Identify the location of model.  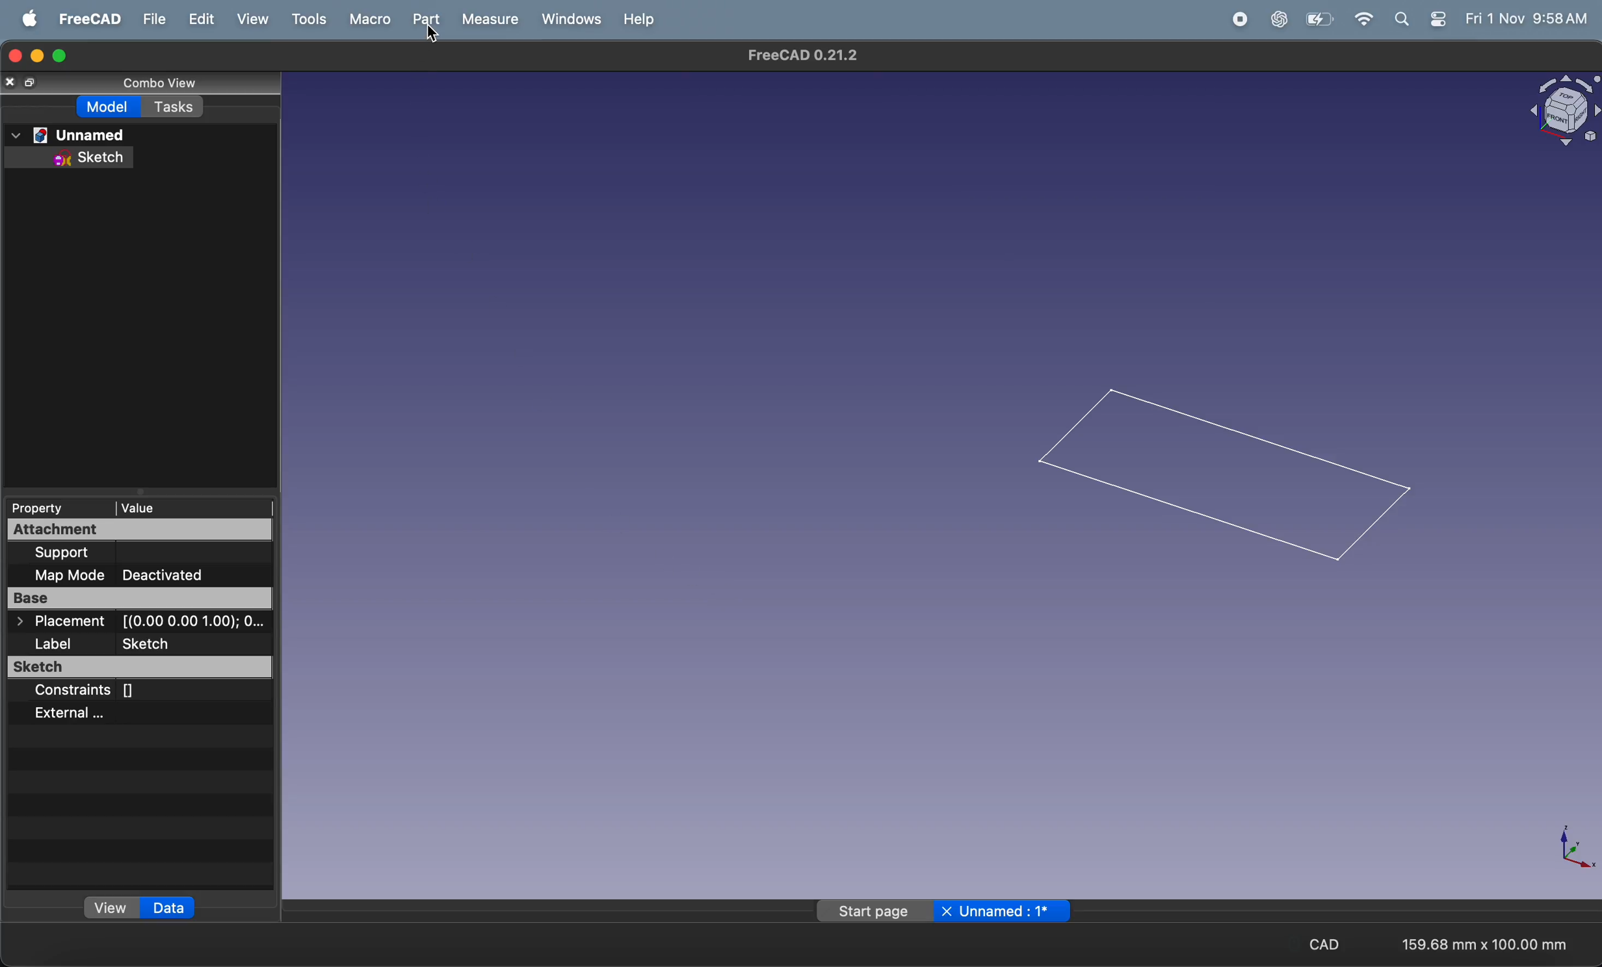
(105, 107).